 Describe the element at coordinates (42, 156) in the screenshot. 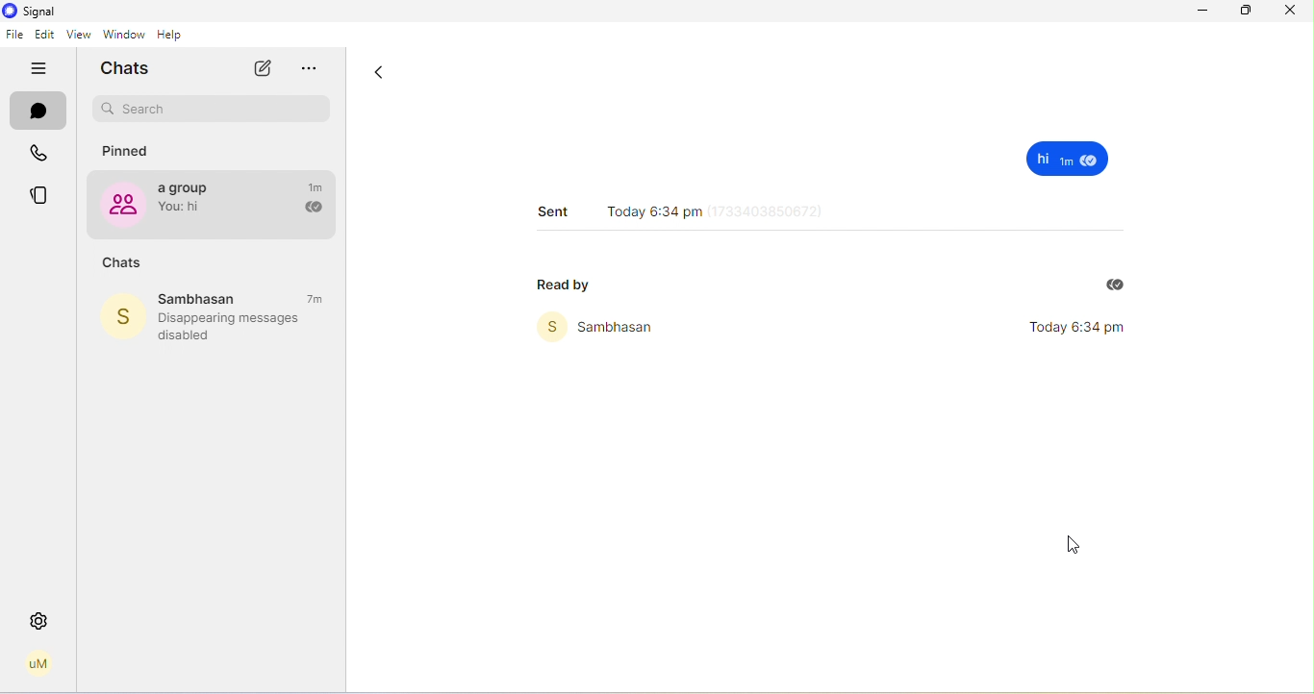

I see `calls` at that location.